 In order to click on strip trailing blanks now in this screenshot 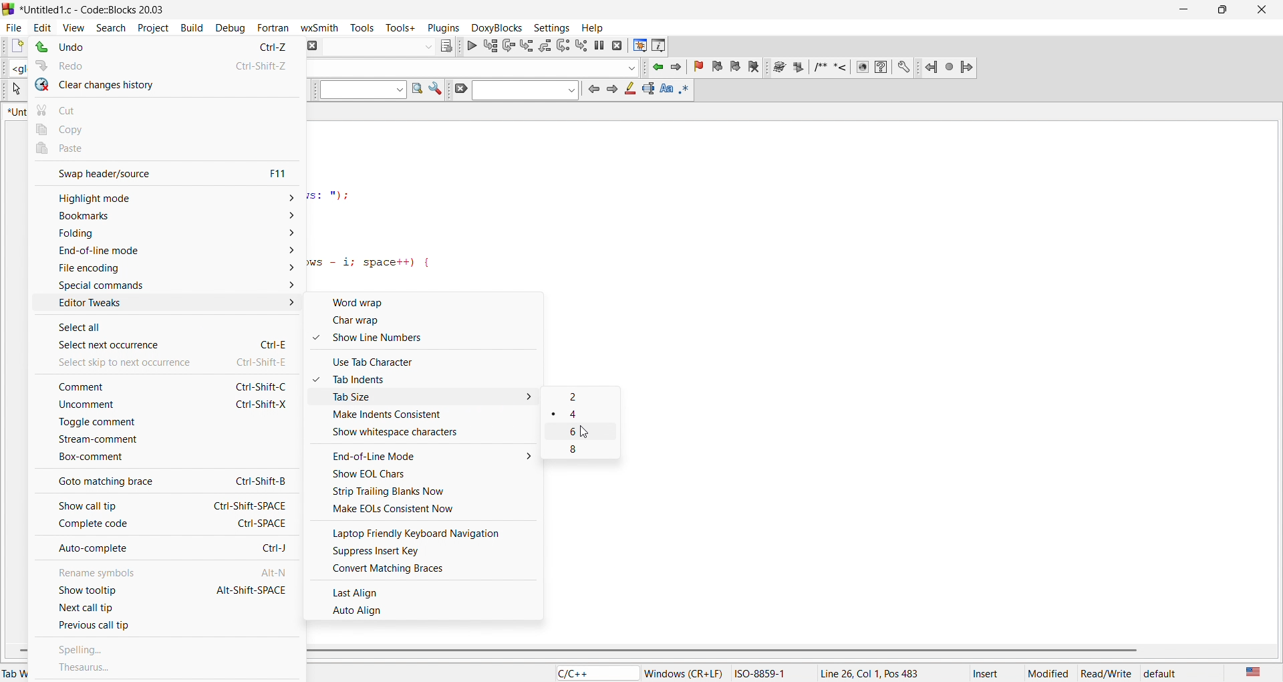, I will do `click(427, 491)`.